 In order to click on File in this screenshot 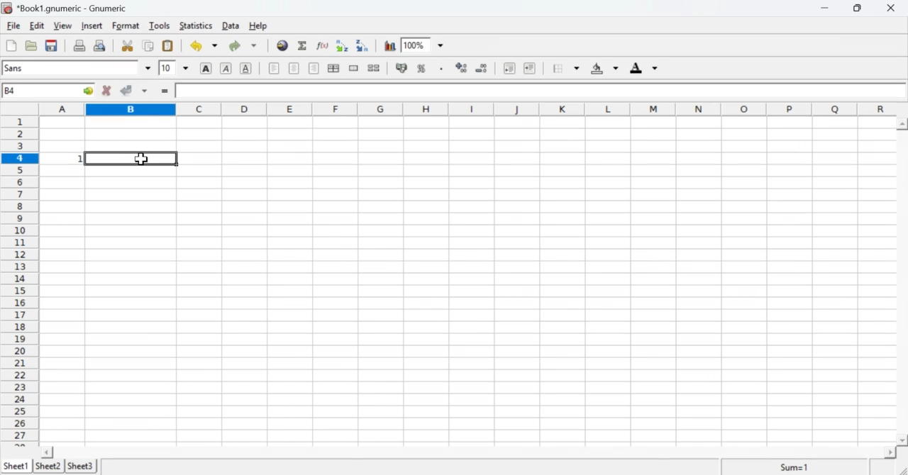, I will do `click(13, 26)`.